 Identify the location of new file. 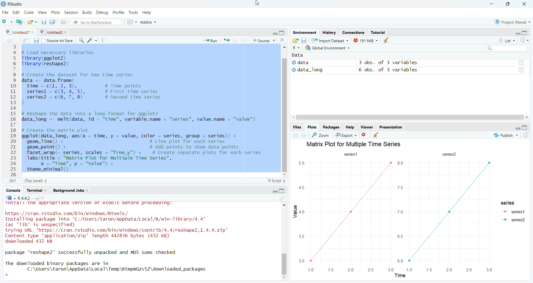
(7, 22).